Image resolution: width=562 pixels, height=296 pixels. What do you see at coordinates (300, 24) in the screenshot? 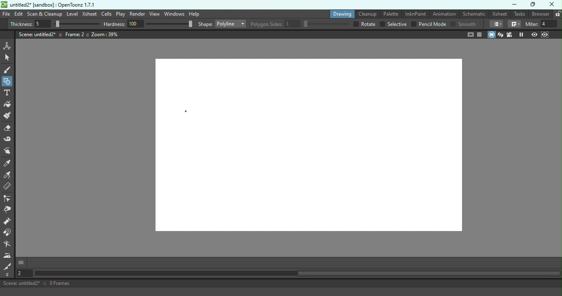
I see `Polygon Sides` at bounding box center [300, 24].